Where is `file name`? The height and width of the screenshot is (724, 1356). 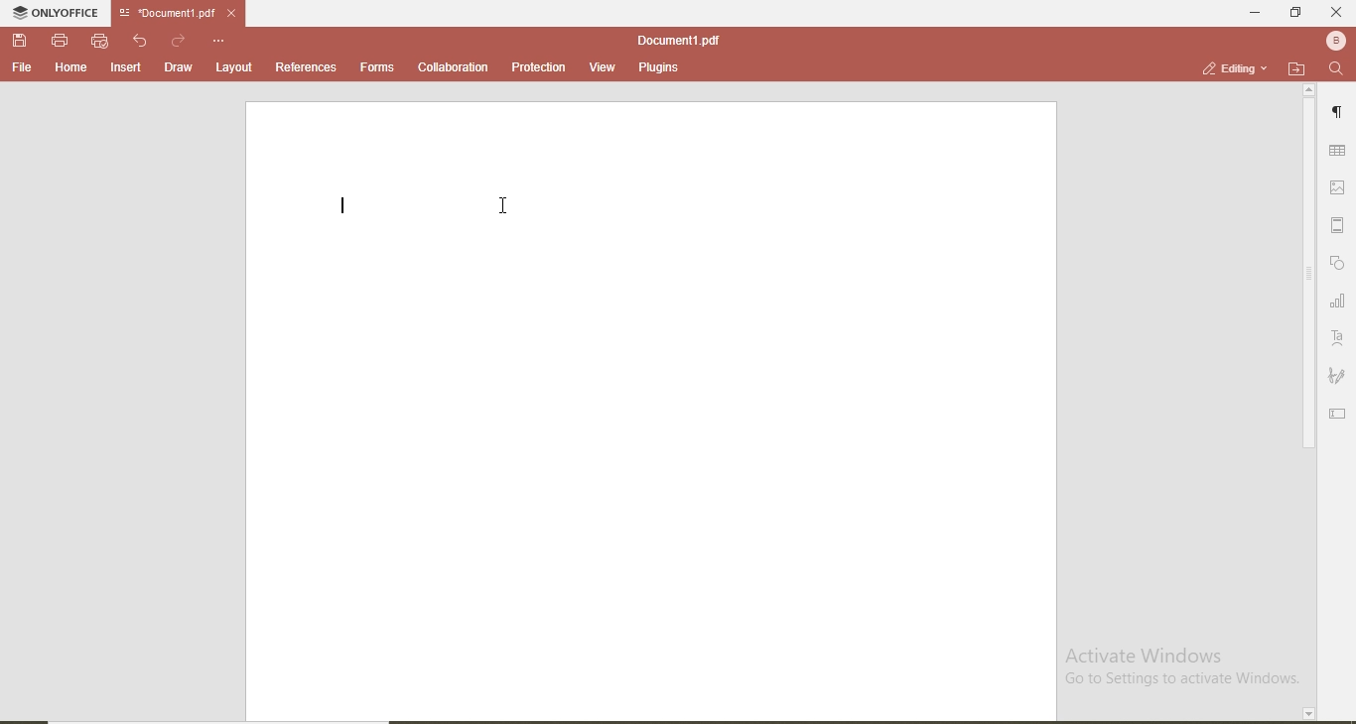
file name is located at coordinates (677, 37).